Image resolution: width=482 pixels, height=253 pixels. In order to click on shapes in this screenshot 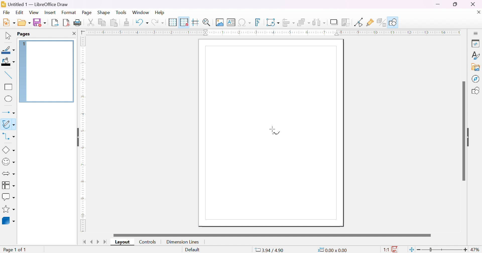, I will do `click(476, 91)`.